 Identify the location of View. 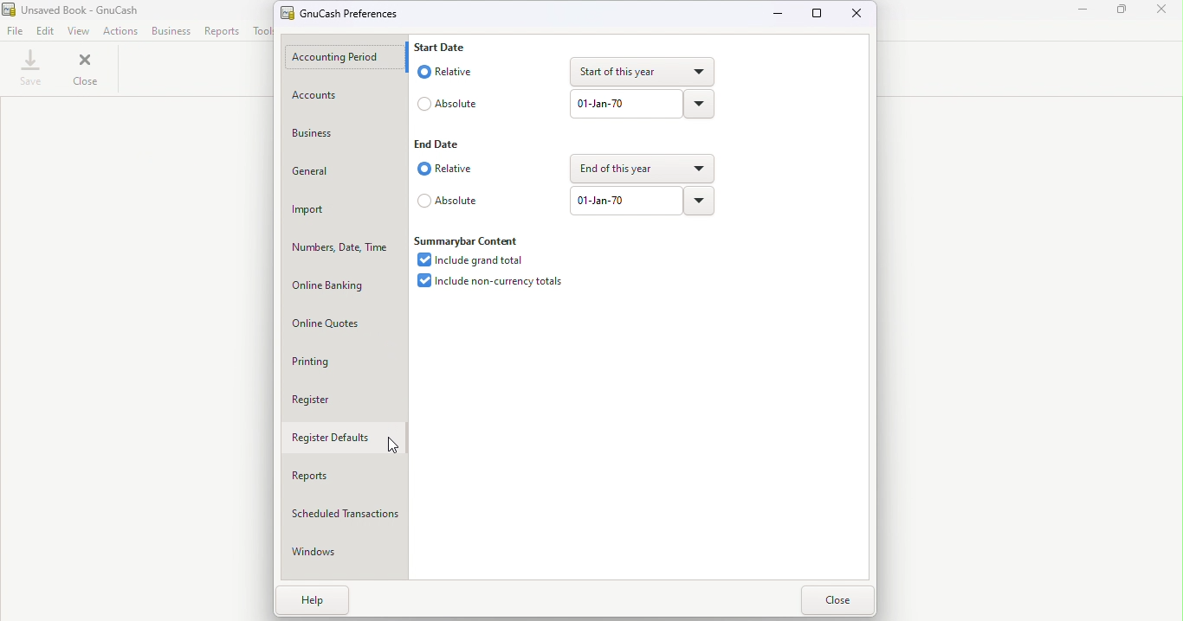
(80, 31).